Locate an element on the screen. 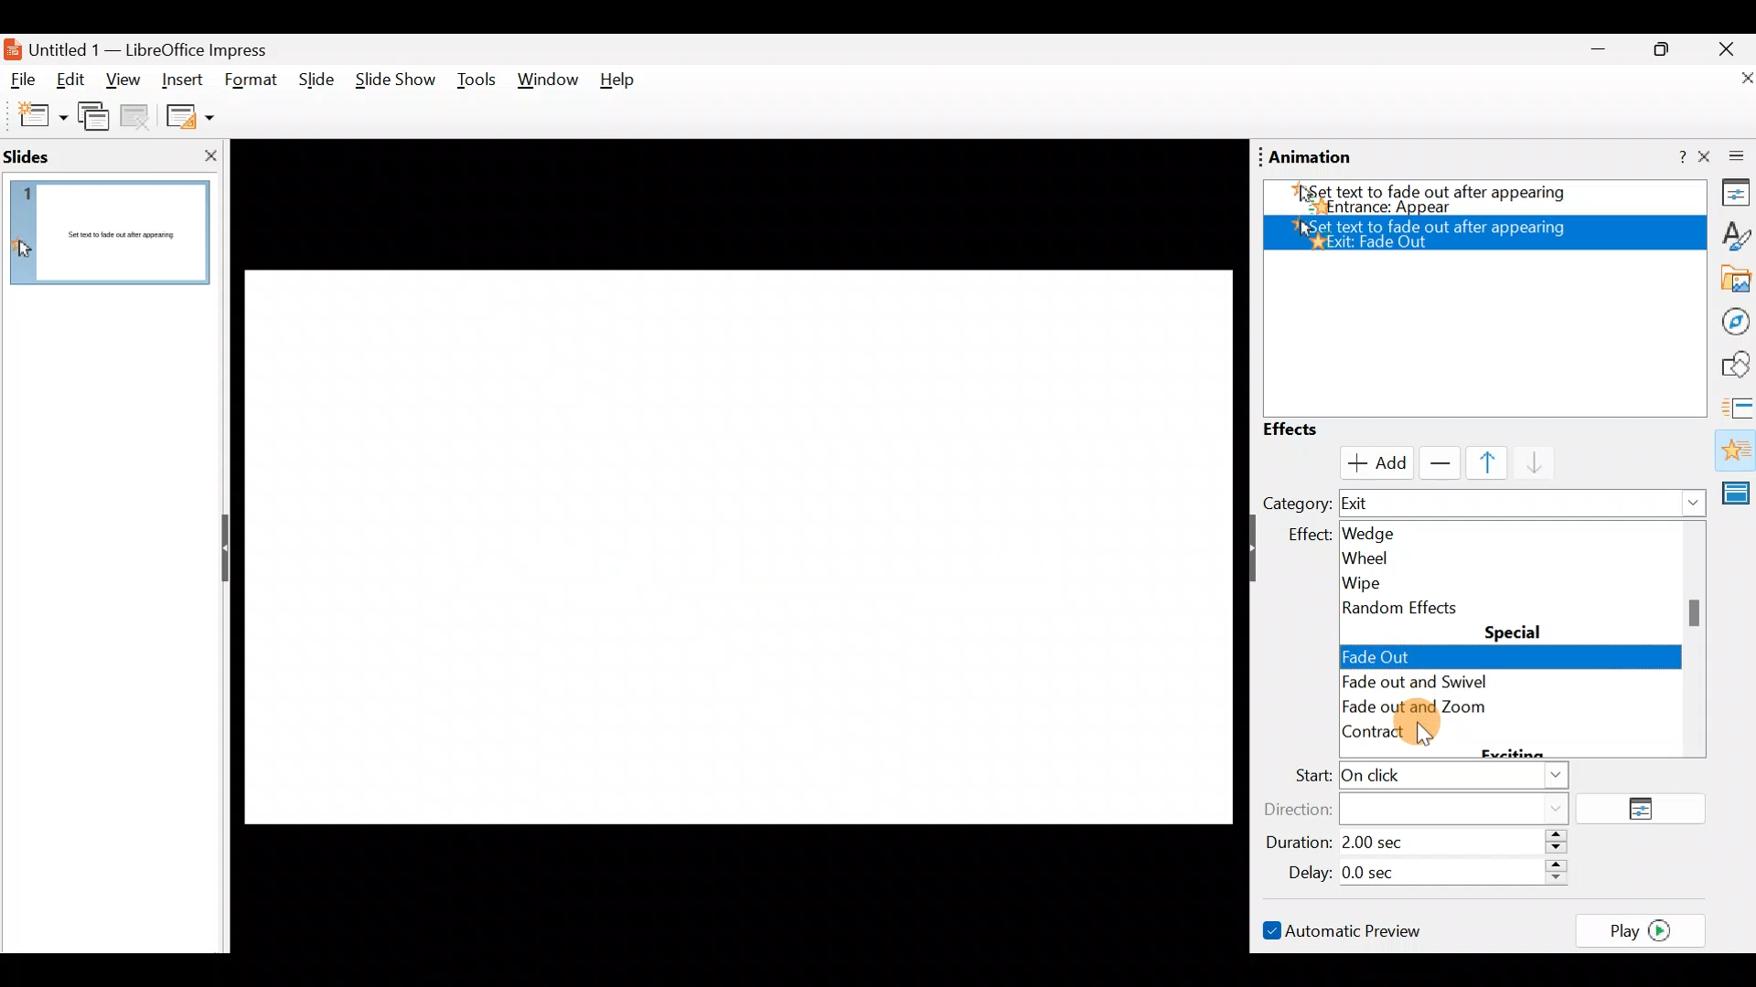  Maximise is located at coordinates (1668, 49).